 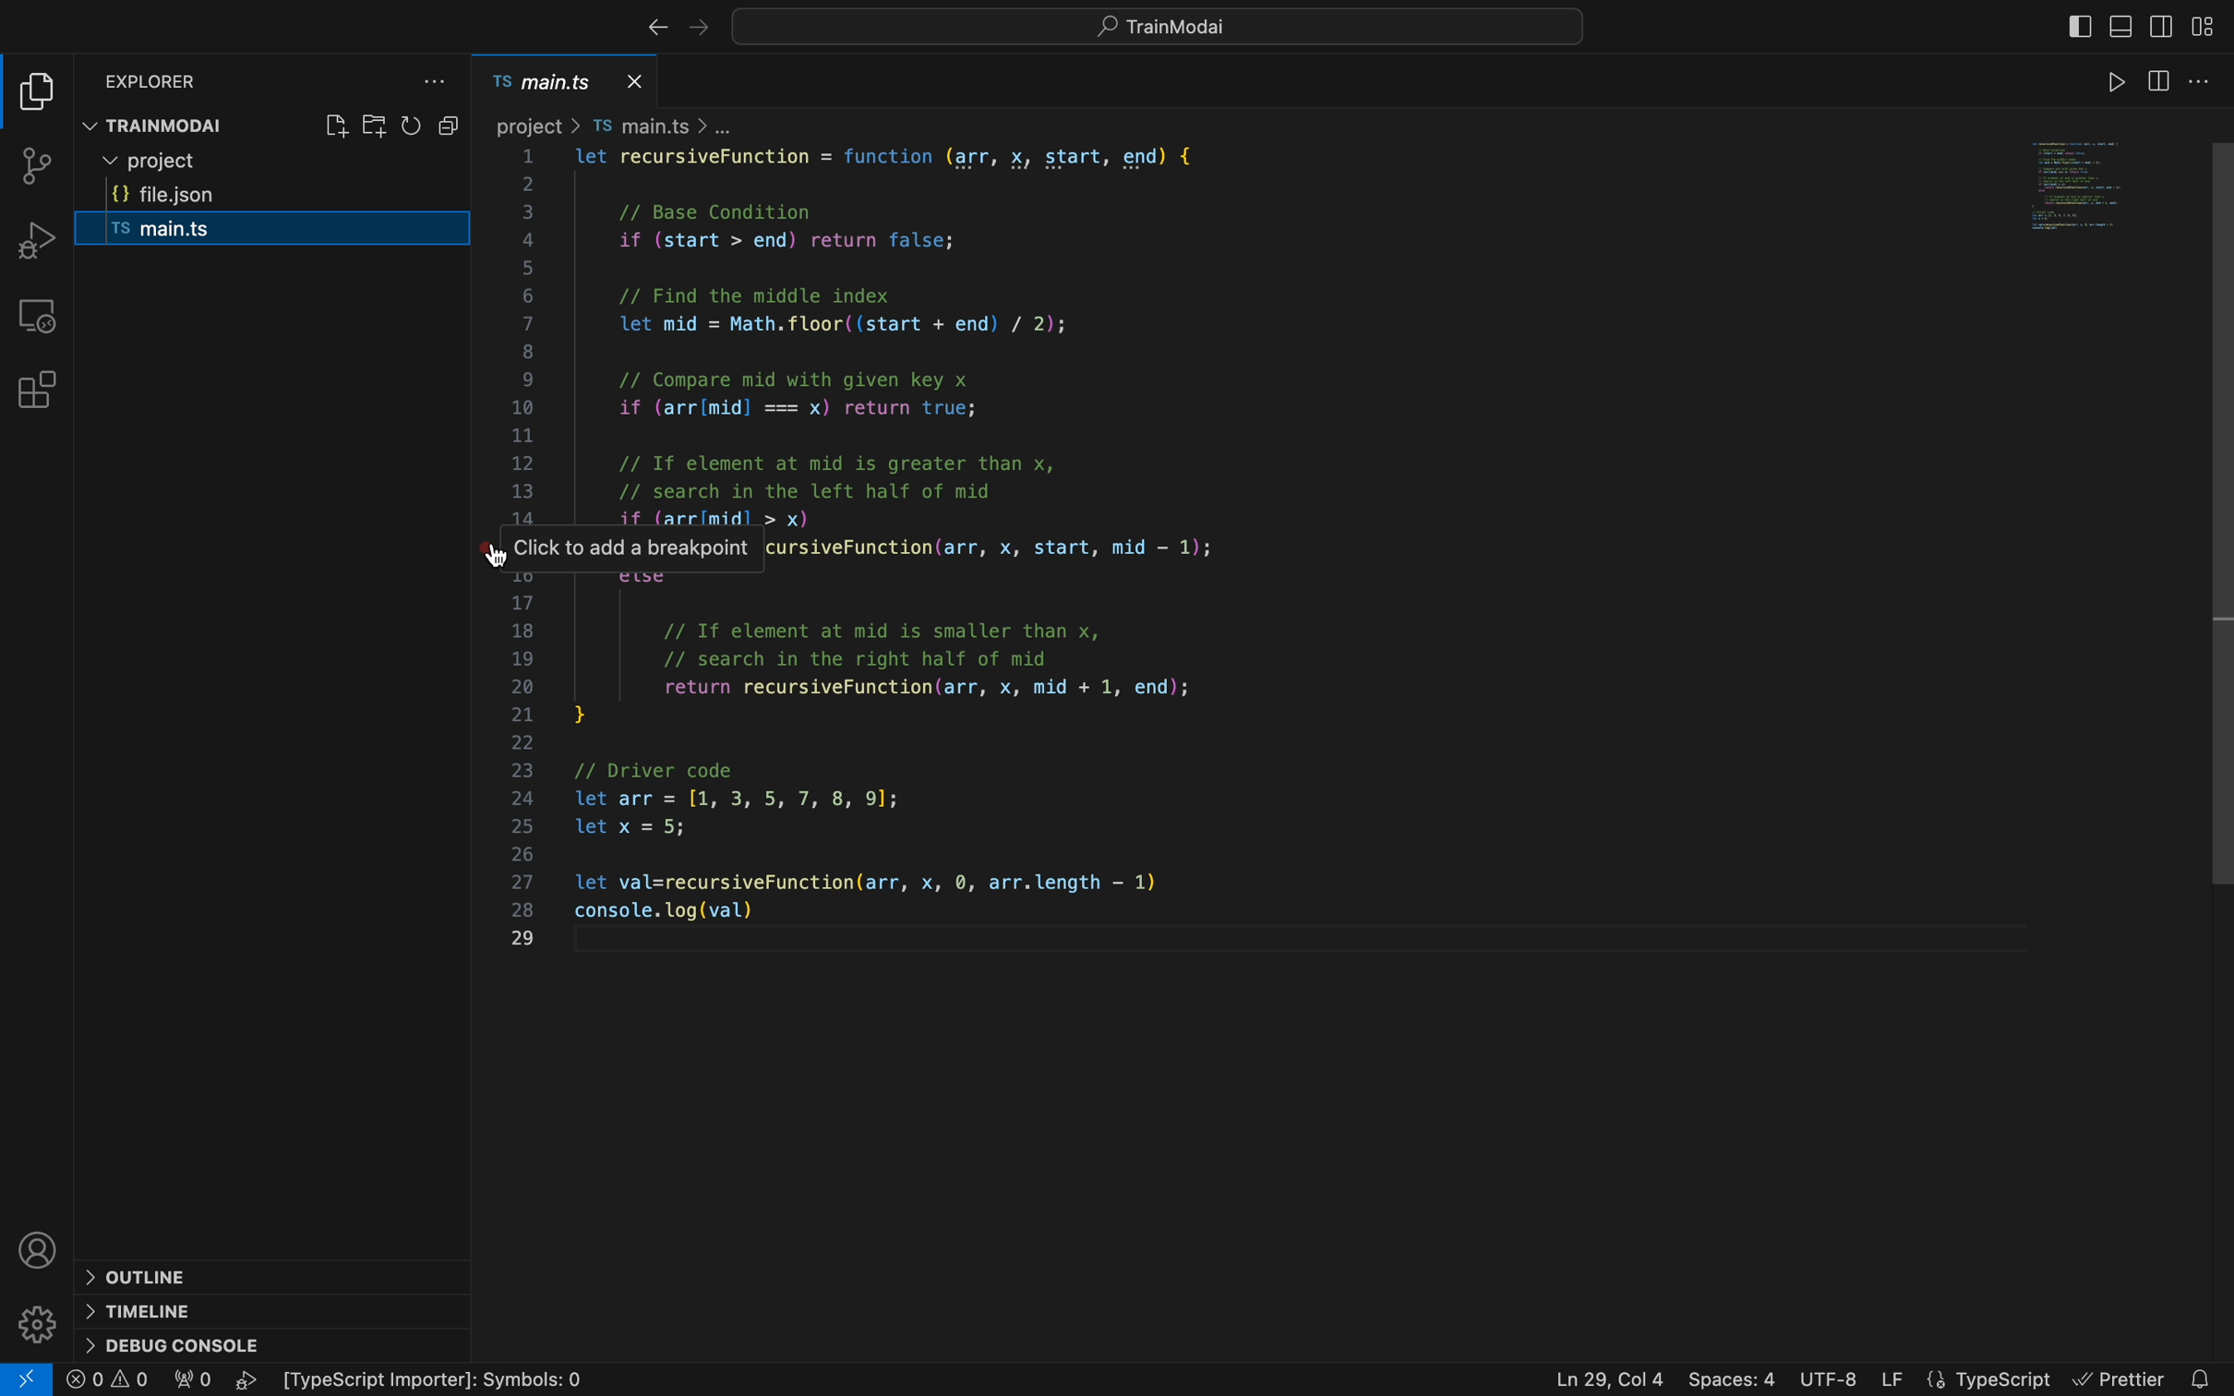 What do you see at coordinates (40, 391) in the screenshot?
I see `Extensions` at bounding box center [40, 391].